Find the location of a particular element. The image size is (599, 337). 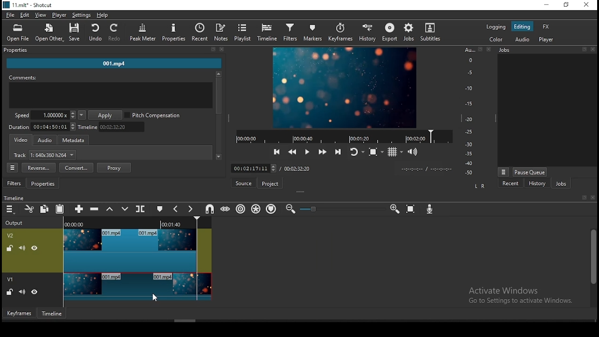

player is located at coordinates (61, 15).